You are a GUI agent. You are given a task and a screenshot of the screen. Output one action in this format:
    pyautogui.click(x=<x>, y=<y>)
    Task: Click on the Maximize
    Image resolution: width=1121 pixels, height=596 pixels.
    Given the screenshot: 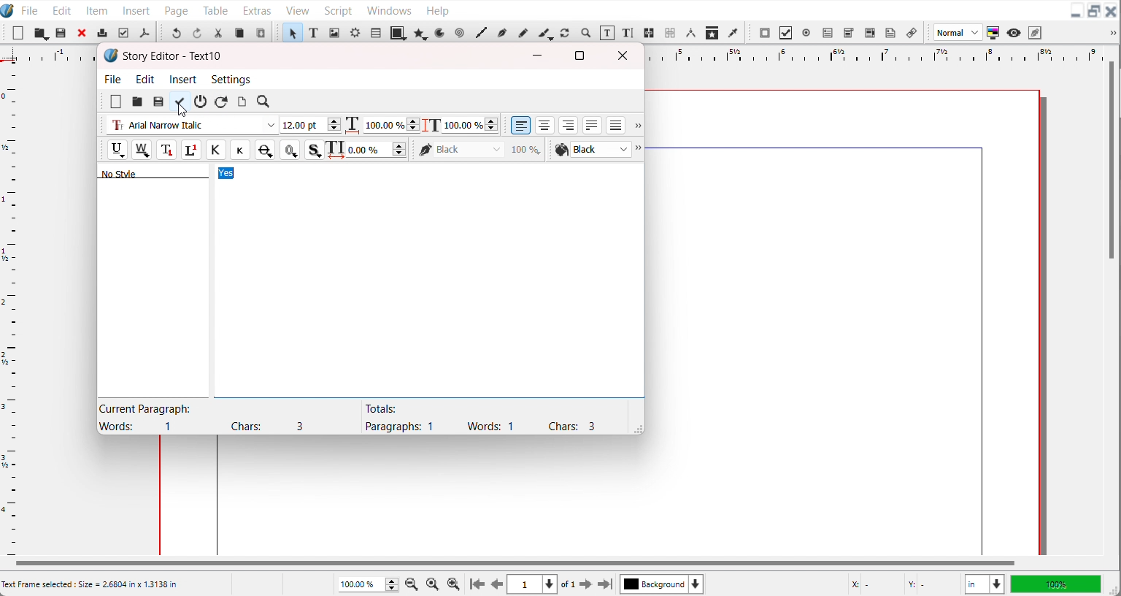 What is the action you would take?
    pyautogui.click(x=579, y=55)
    